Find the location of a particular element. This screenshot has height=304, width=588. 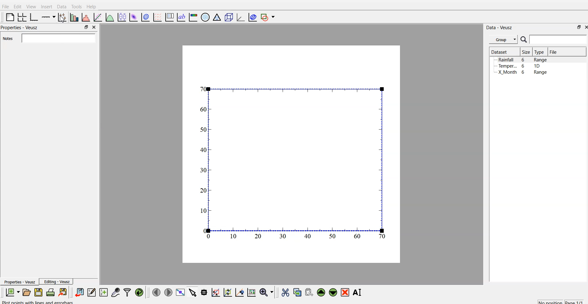

File is located at coordinates (554, 52).